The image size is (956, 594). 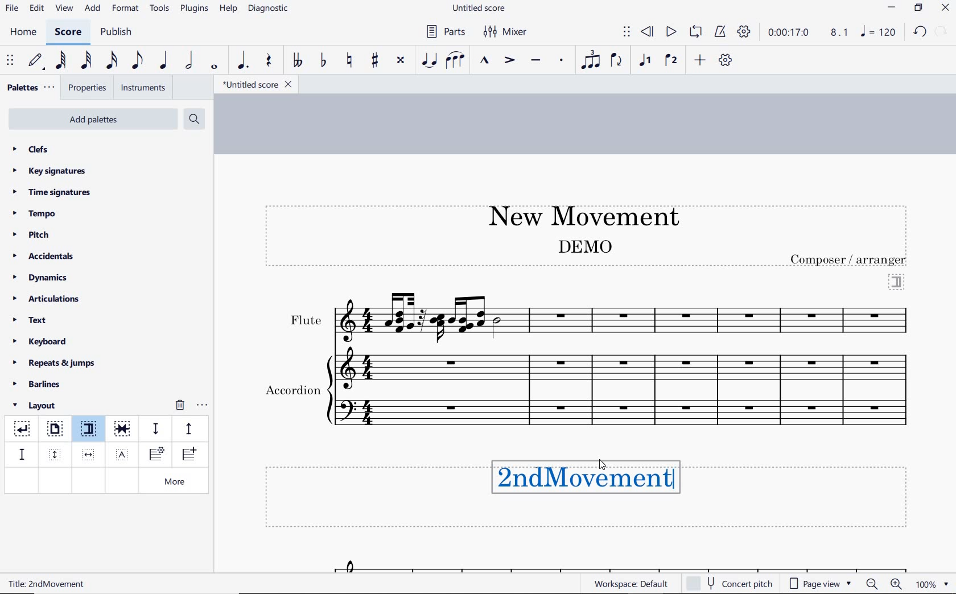 I want to click on page view, so click(x=821, y=584).